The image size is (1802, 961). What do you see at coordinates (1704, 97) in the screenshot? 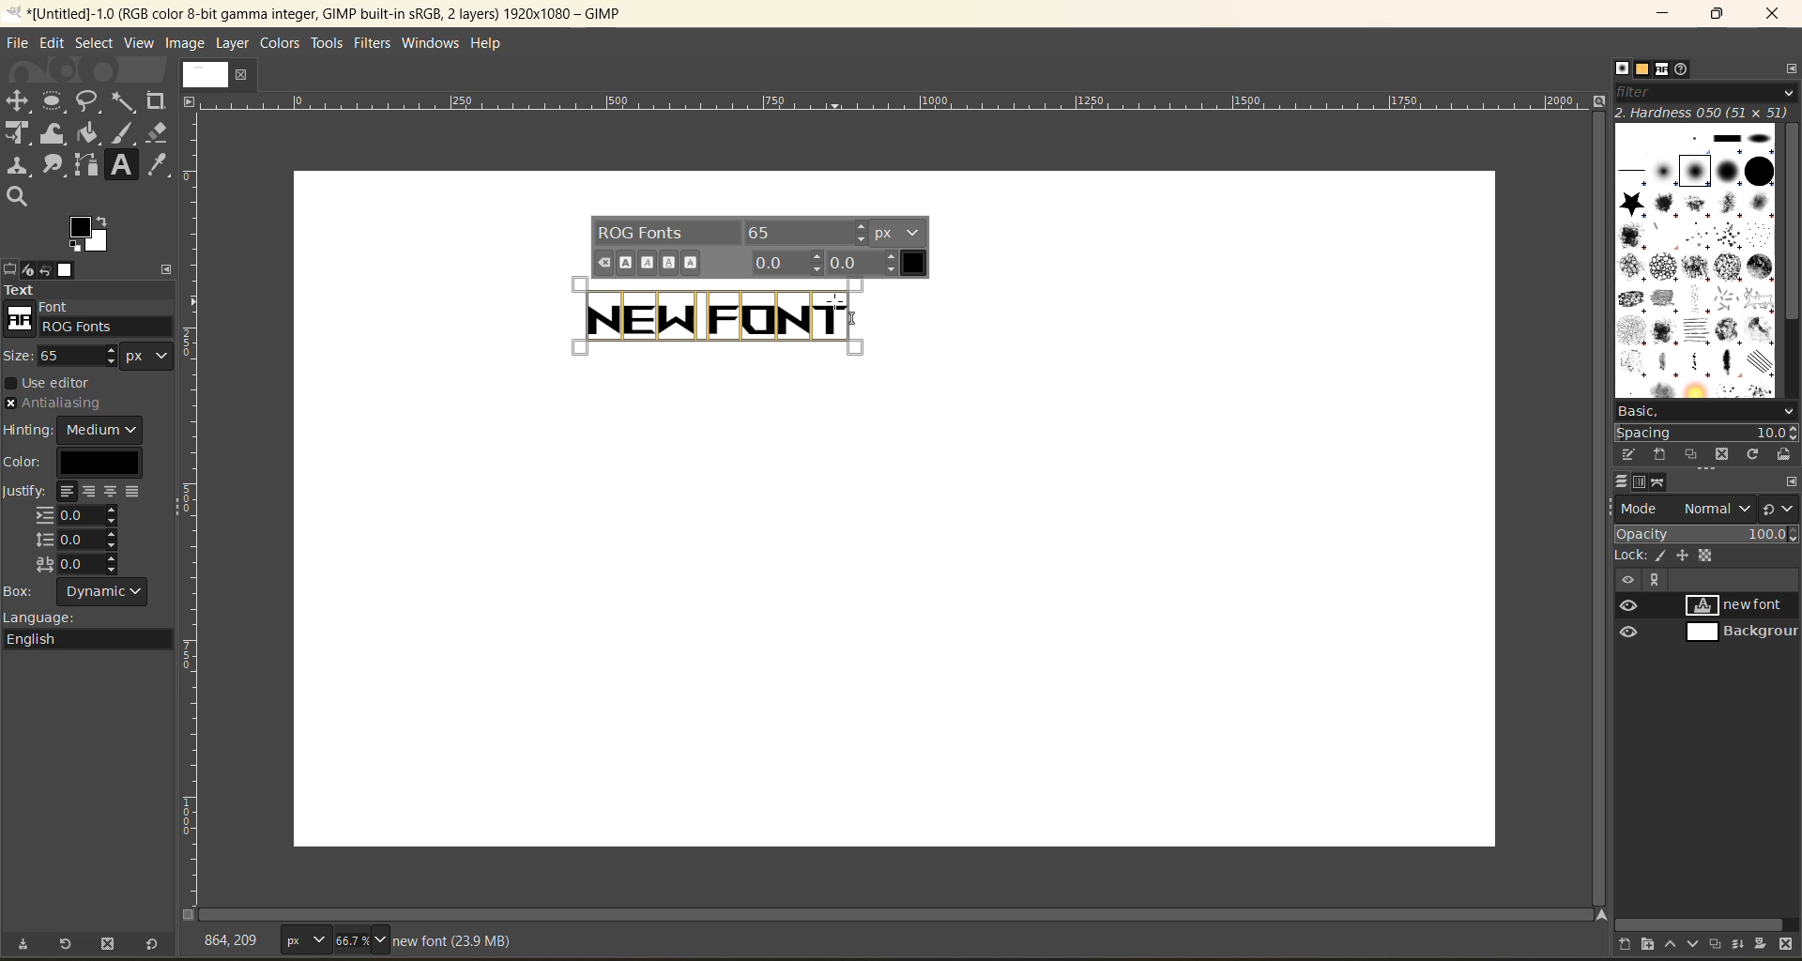
I see `filter` at bounding box center [1704, 97].